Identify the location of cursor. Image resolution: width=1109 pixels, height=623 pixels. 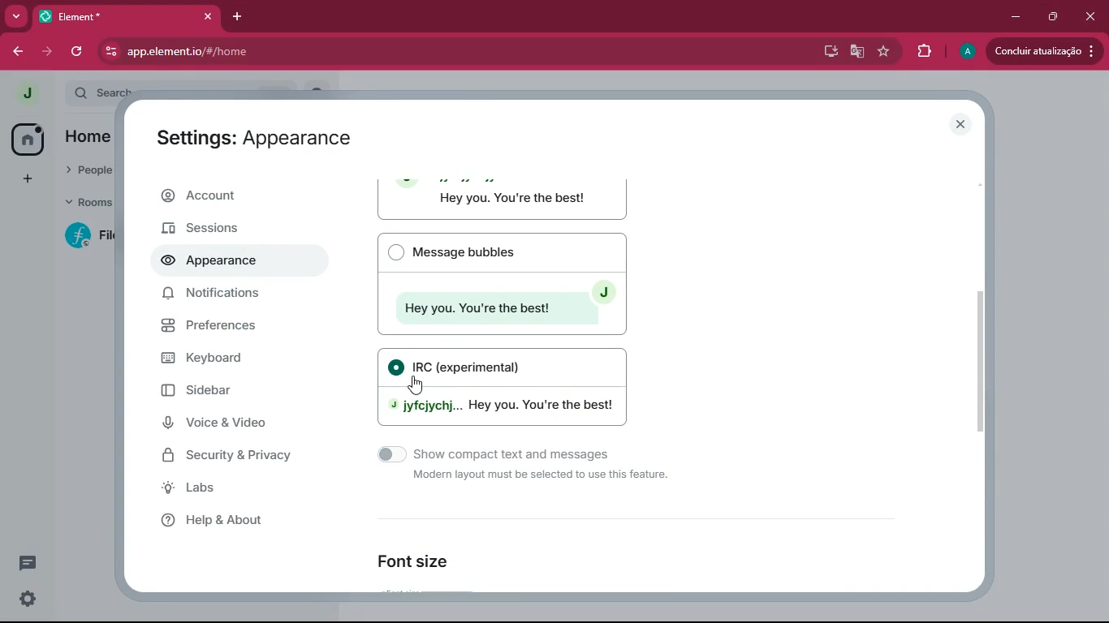
(416, 385).